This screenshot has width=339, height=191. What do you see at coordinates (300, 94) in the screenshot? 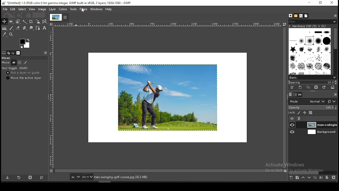
I see `paths` at bounding box center [300, 94].